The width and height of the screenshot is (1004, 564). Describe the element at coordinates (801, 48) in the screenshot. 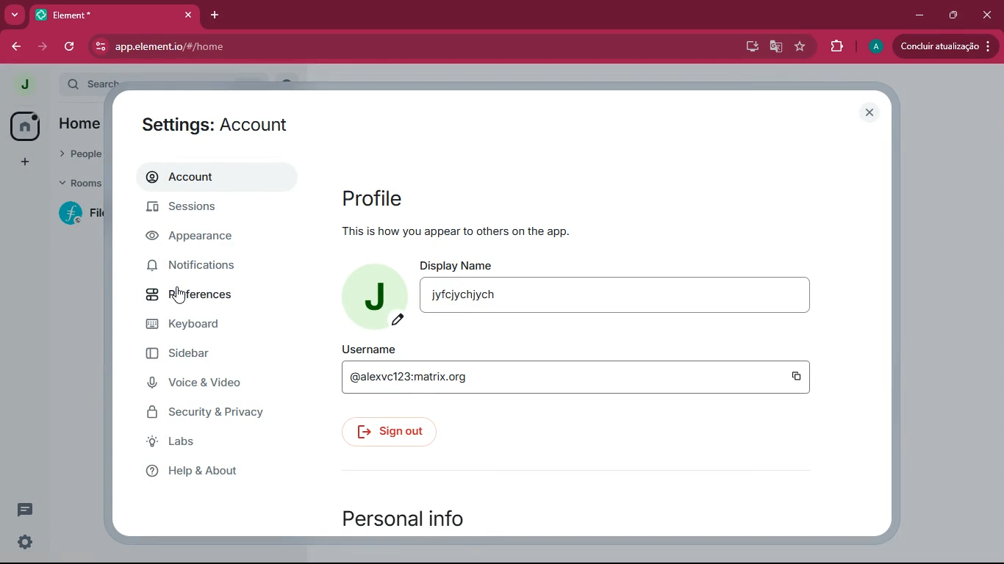

I see `favourite` at that location.